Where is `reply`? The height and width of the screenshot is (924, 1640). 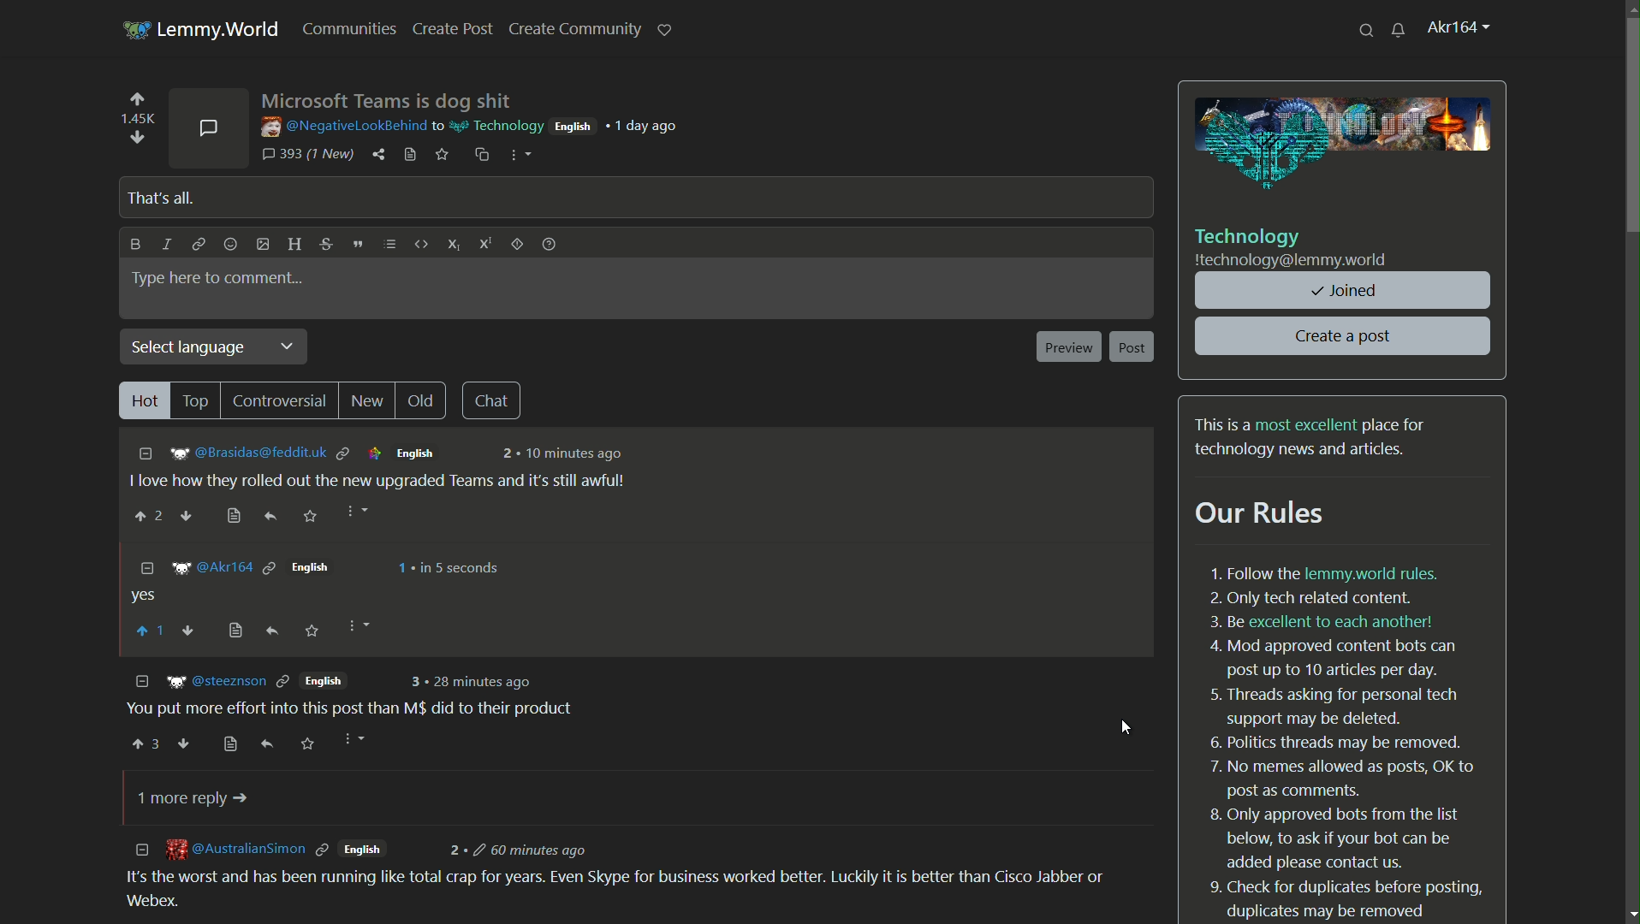 reply is located at coordinates (270, 515).